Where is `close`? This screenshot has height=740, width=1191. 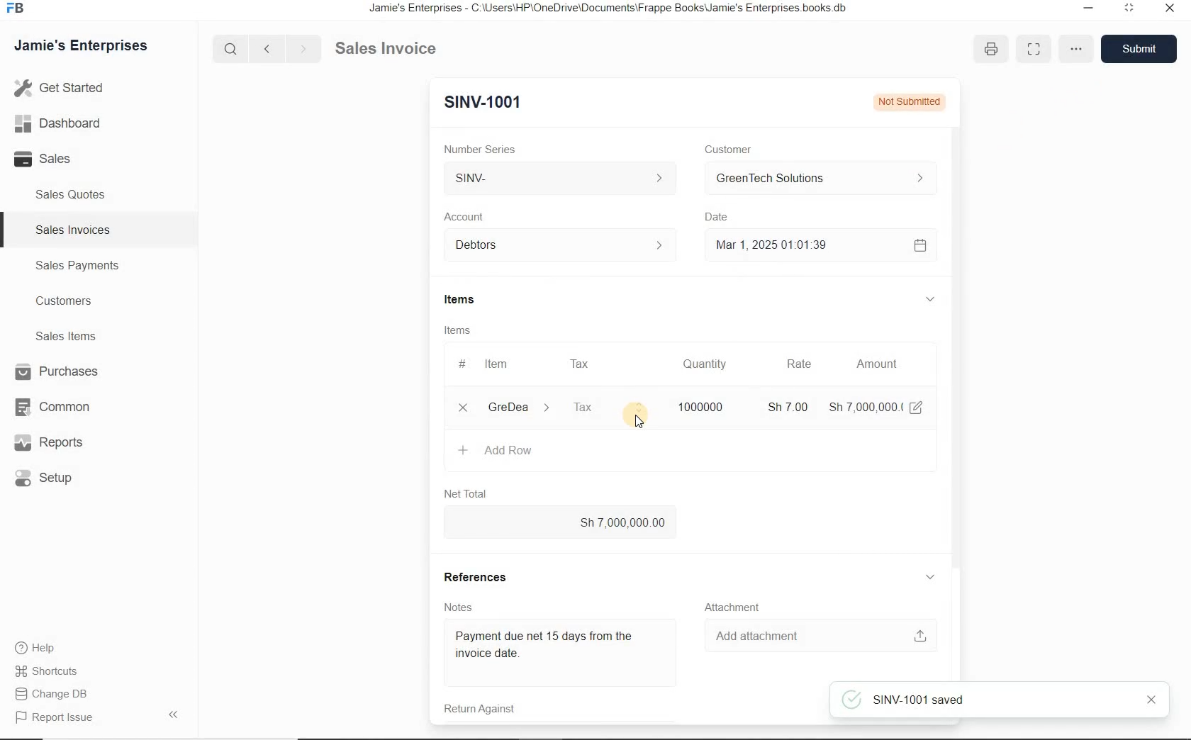
close is located at coordinates (1170, 11).